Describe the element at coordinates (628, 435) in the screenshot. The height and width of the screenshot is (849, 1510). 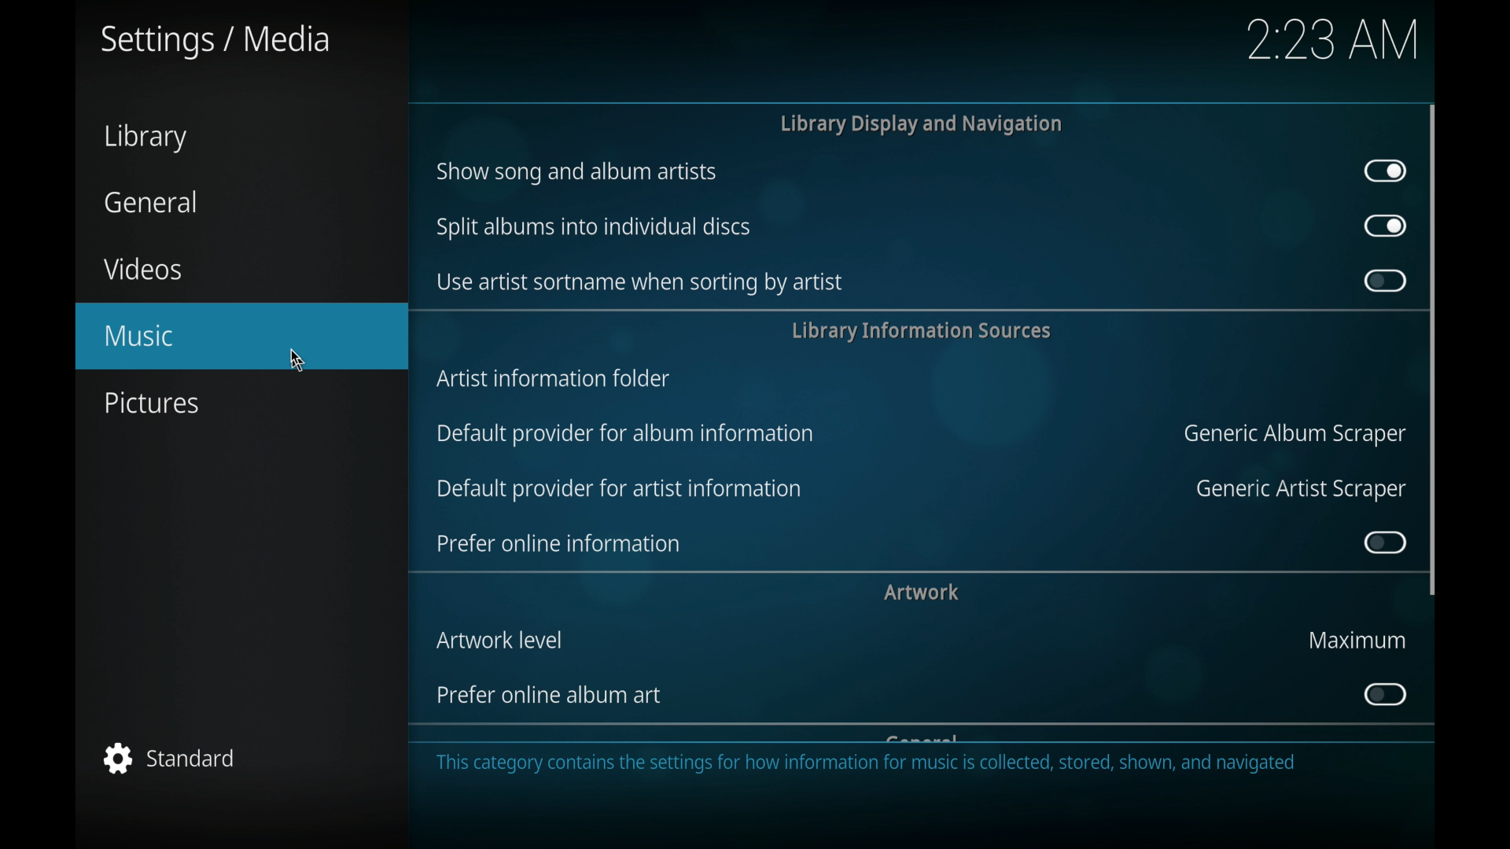
I see `default provider for album information` at that location.